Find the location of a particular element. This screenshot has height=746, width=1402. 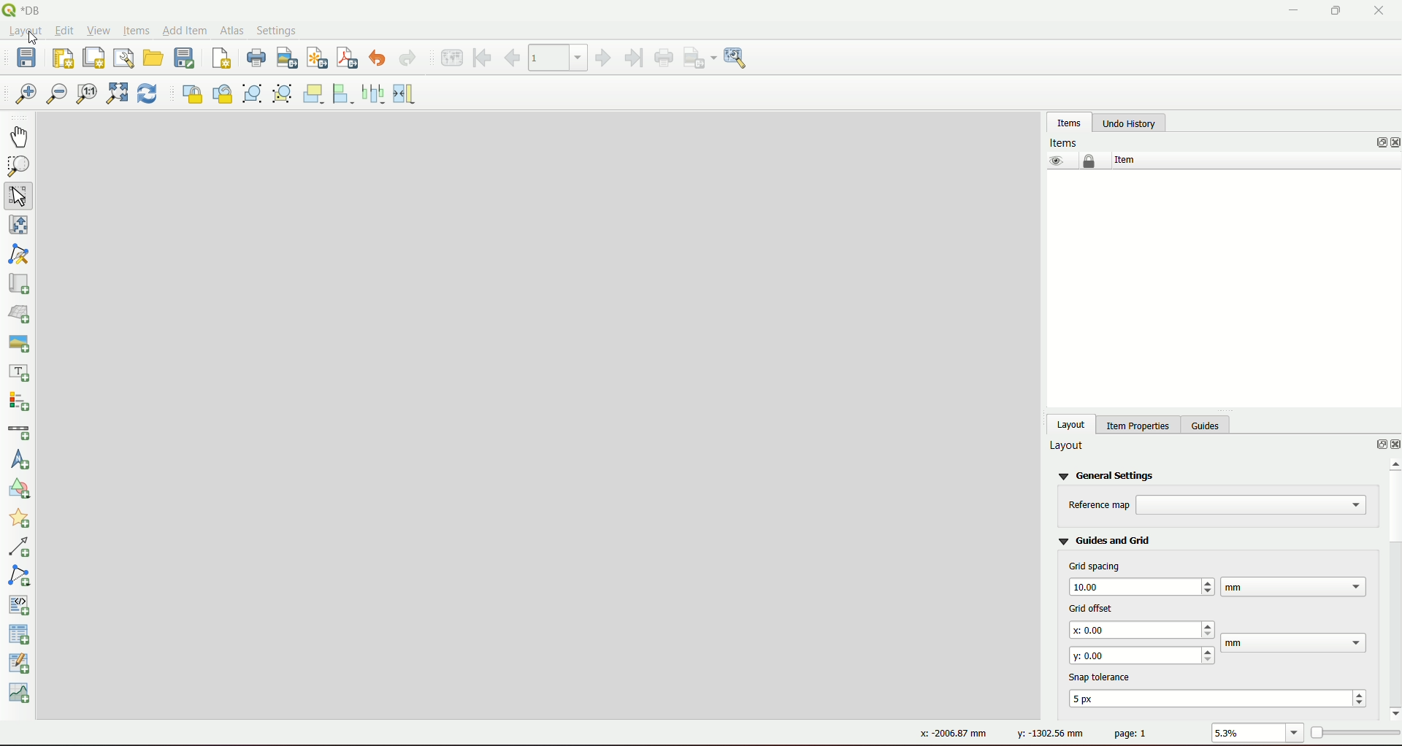

align selected is located at coordinates (345, 93).